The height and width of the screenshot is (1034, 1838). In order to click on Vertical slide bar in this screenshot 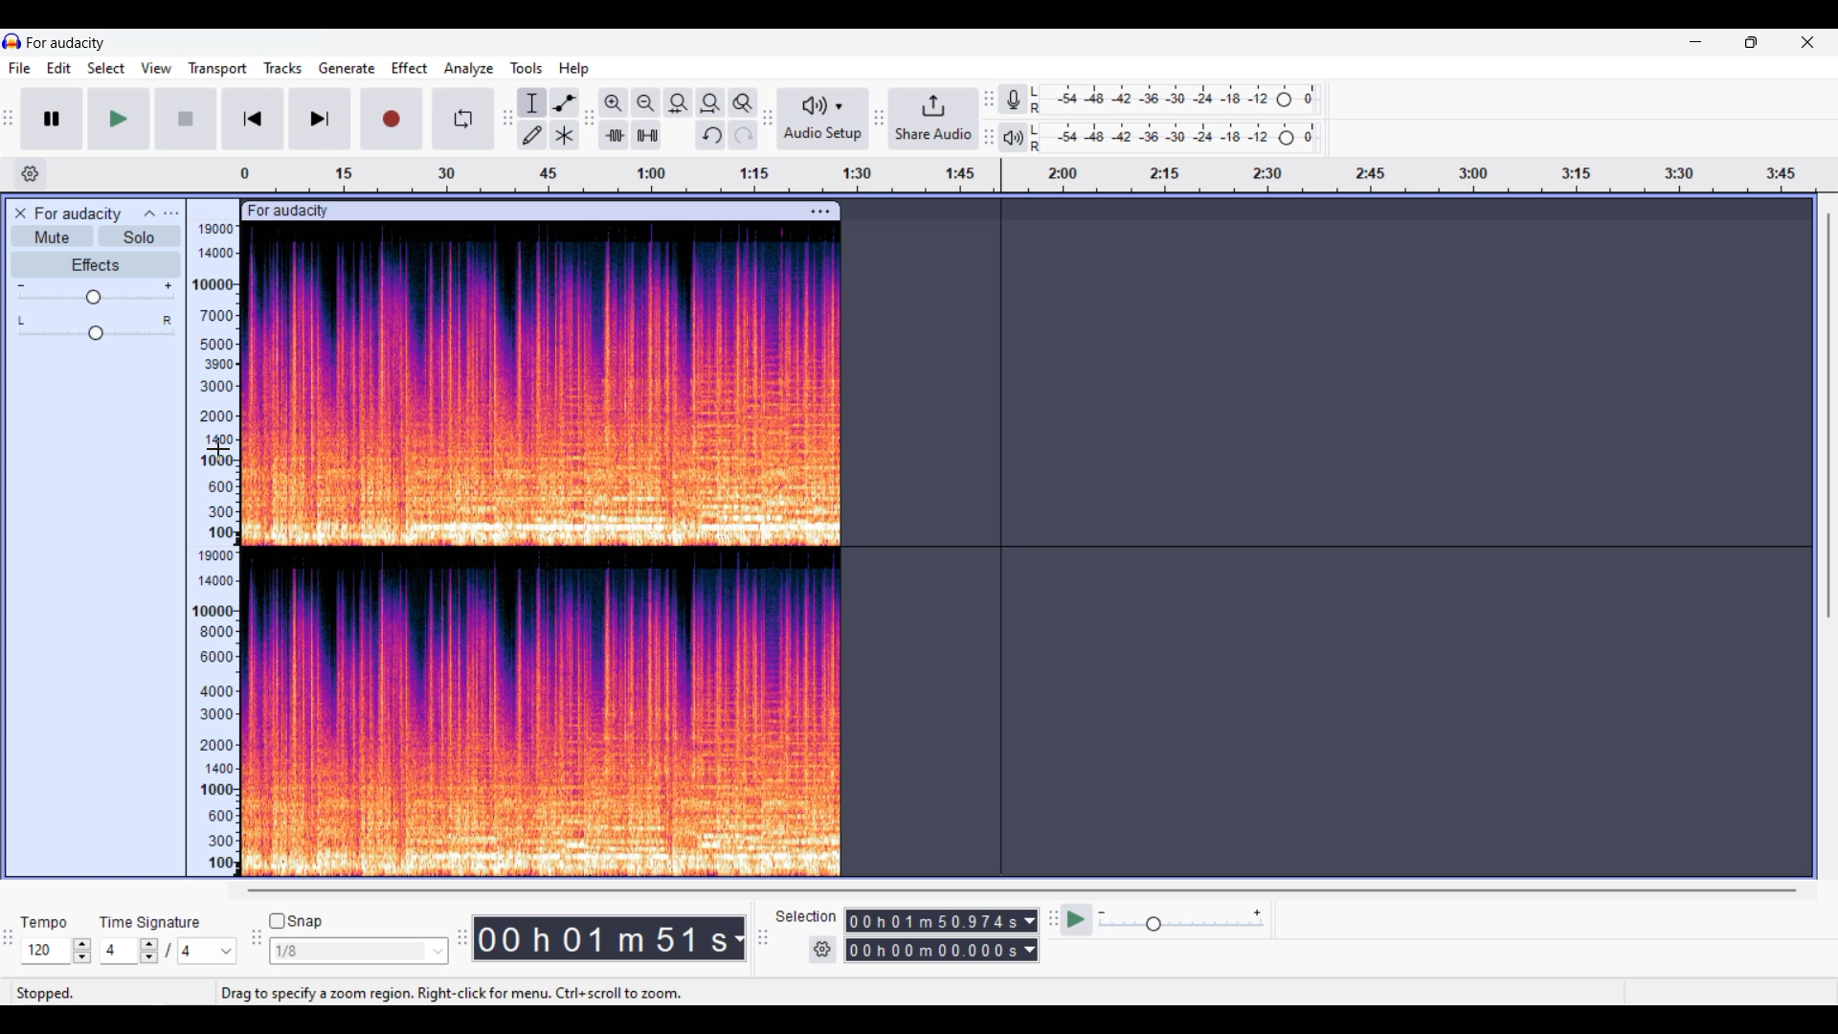, I will do `click(1828, 416)`.